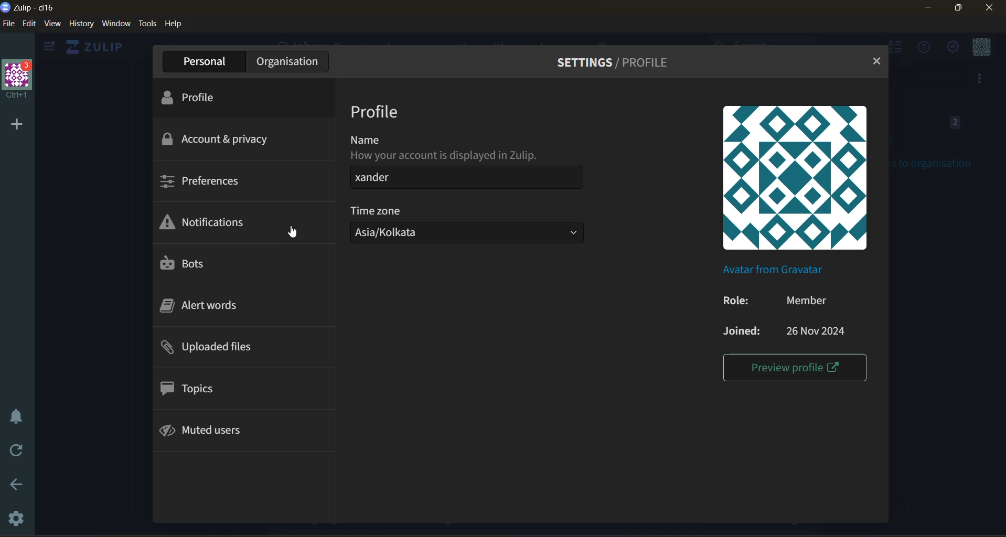  What do you see at coordinates (293, 231) in the screenshot?
I see `cursor` at bounding box center [293, 231].